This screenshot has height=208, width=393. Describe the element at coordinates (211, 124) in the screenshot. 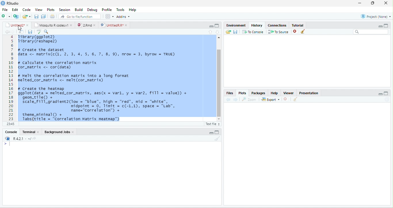

I see `R SCRIPT` at that location.